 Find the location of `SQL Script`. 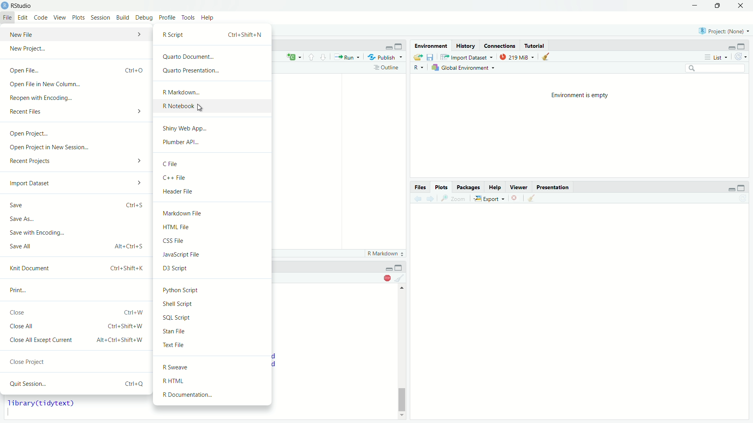

SQL Script is located at coordinates (212, 316).